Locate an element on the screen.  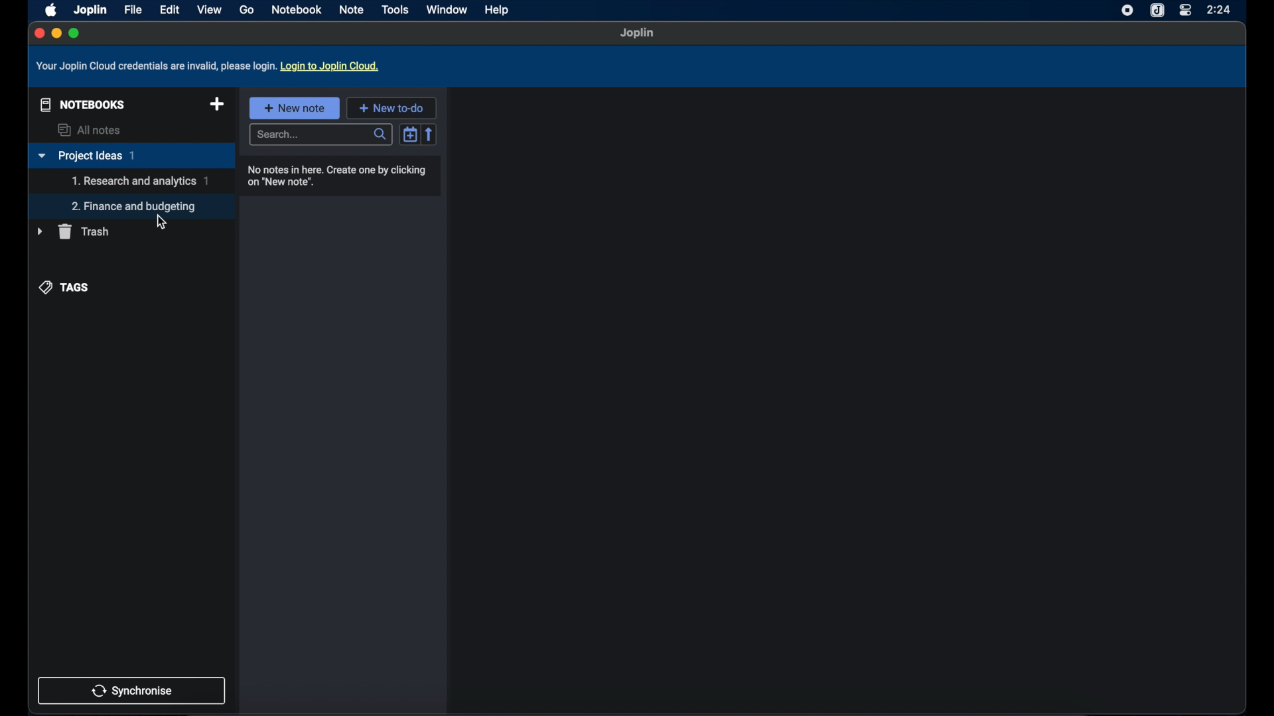
joplin icon is located at coordinates (1158, 11).